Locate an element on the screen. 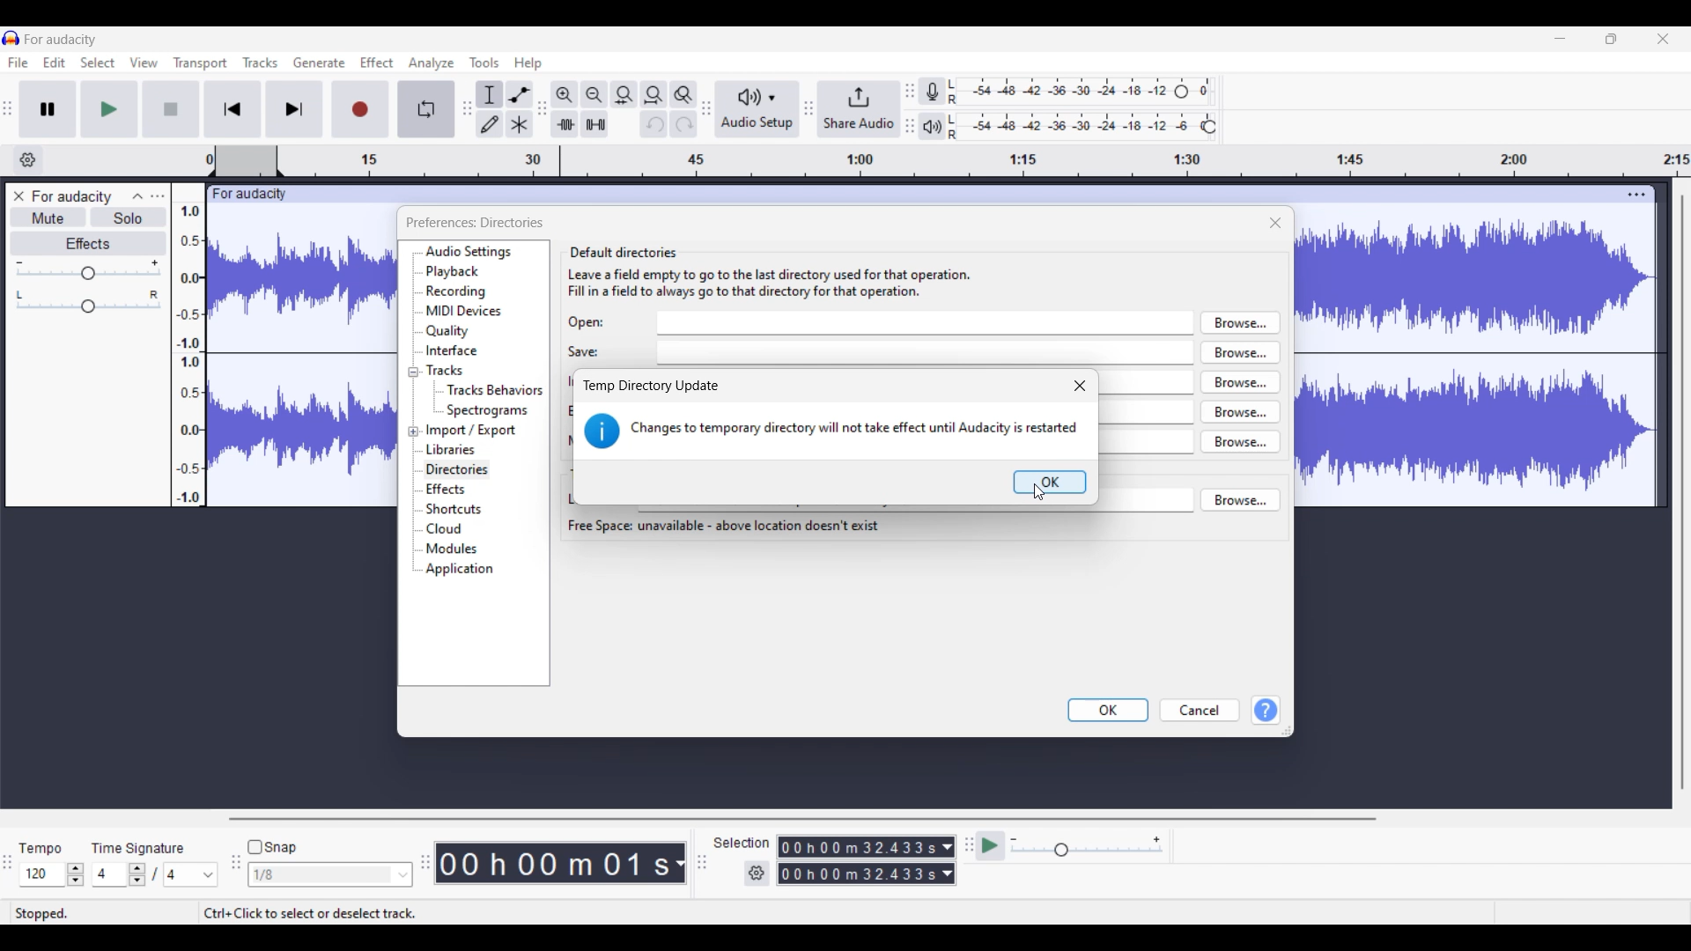  View menu is located at coordinates (144, 63).